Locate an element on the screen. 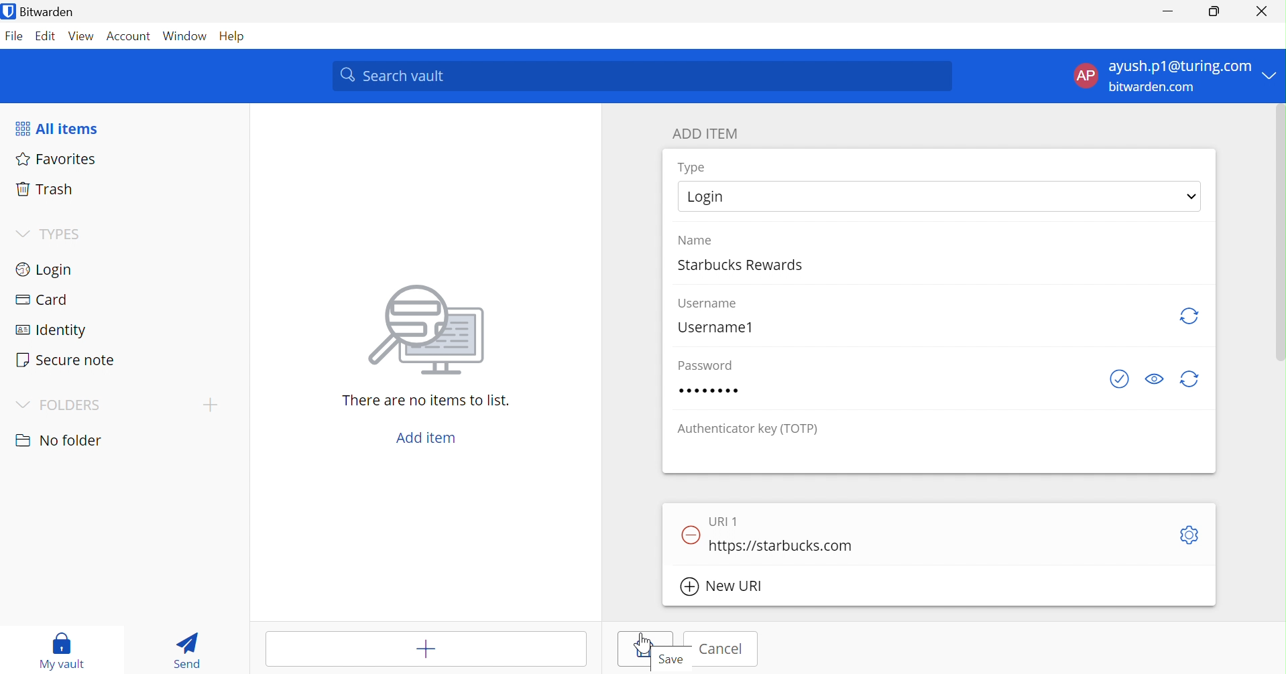  Account is located at coordinates (131, 36).